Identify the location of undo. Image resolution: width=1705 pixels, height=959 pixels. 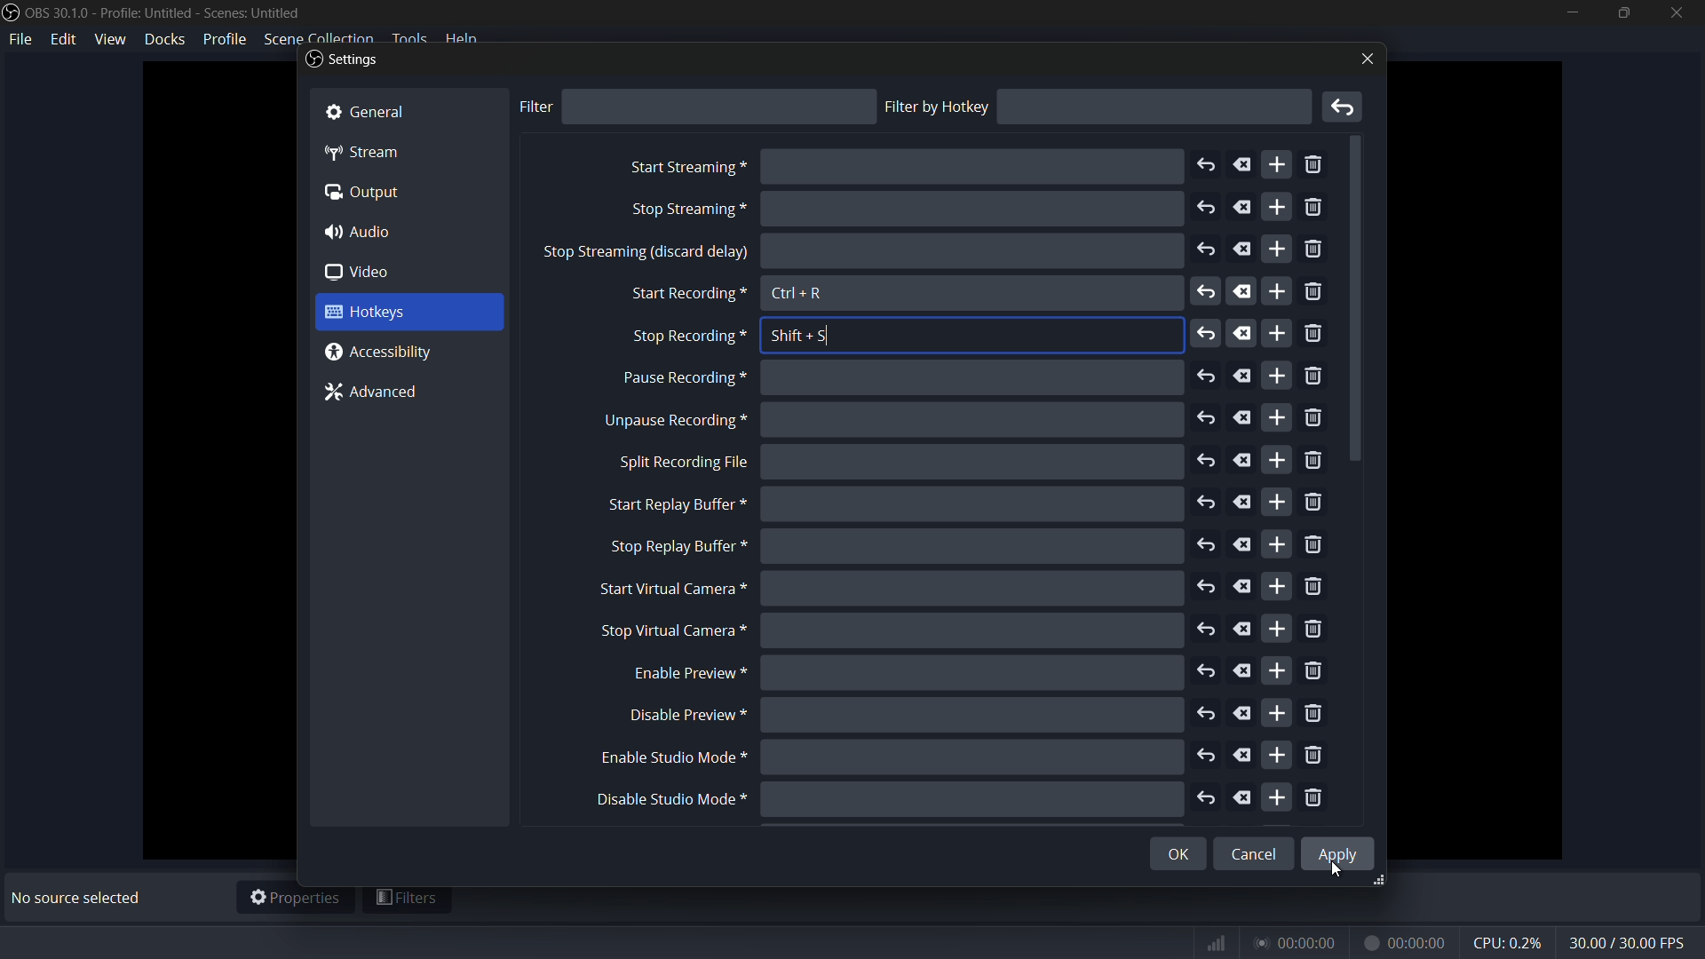
(1207, 673).